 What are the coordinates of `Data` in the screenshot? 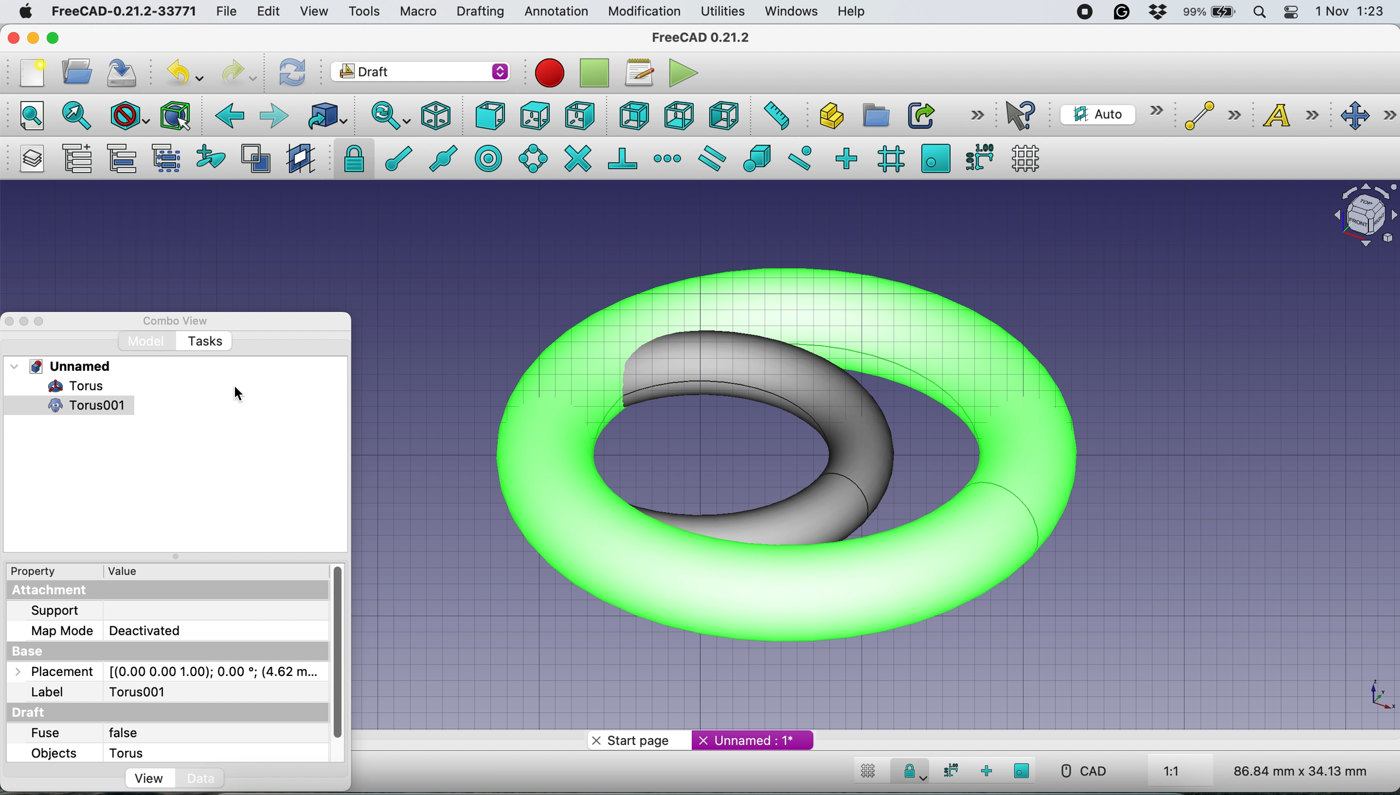 It's located at (203, 777).